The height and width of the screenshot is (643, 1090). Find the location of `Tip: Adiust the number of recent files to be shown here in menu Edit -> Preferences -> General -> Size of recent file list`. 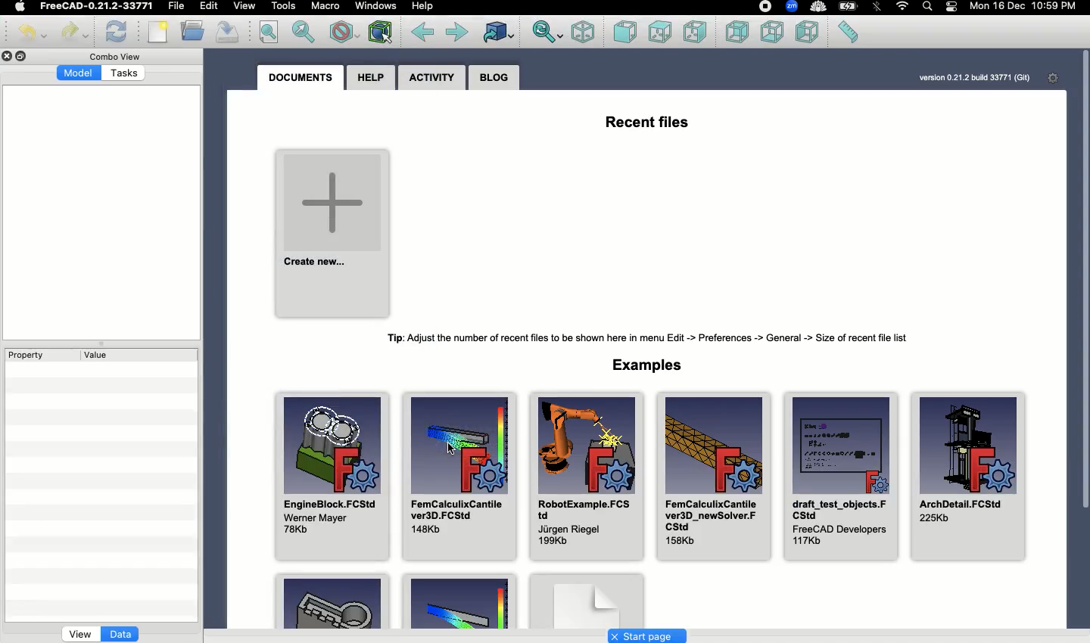

Tip: Adiust the number of recent files to be shown here in menu Edit -> Preferences -> General -> Size of recent file list is located at coordinates (649, 335).